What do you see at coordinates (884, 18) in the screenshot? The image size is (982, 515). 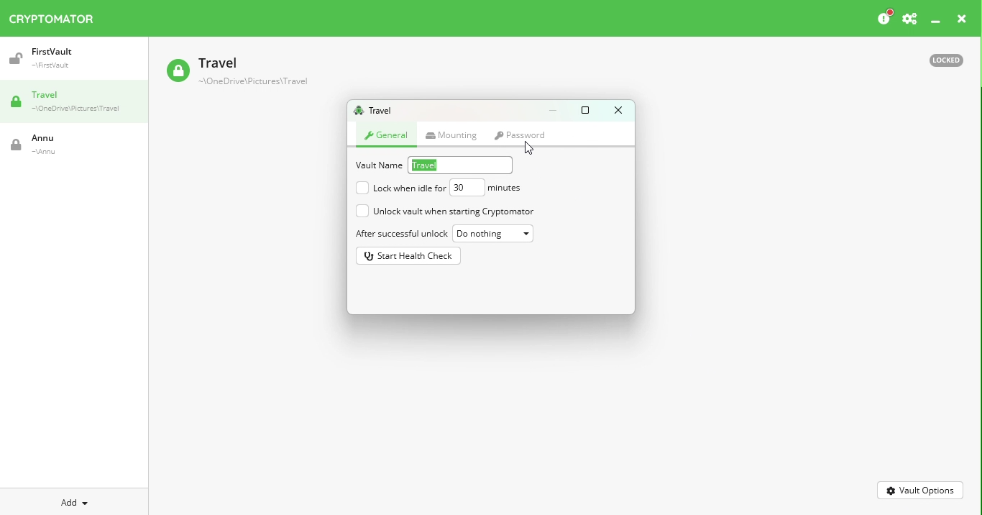 I see `Please consider donating` at bounding box center [884, 18].